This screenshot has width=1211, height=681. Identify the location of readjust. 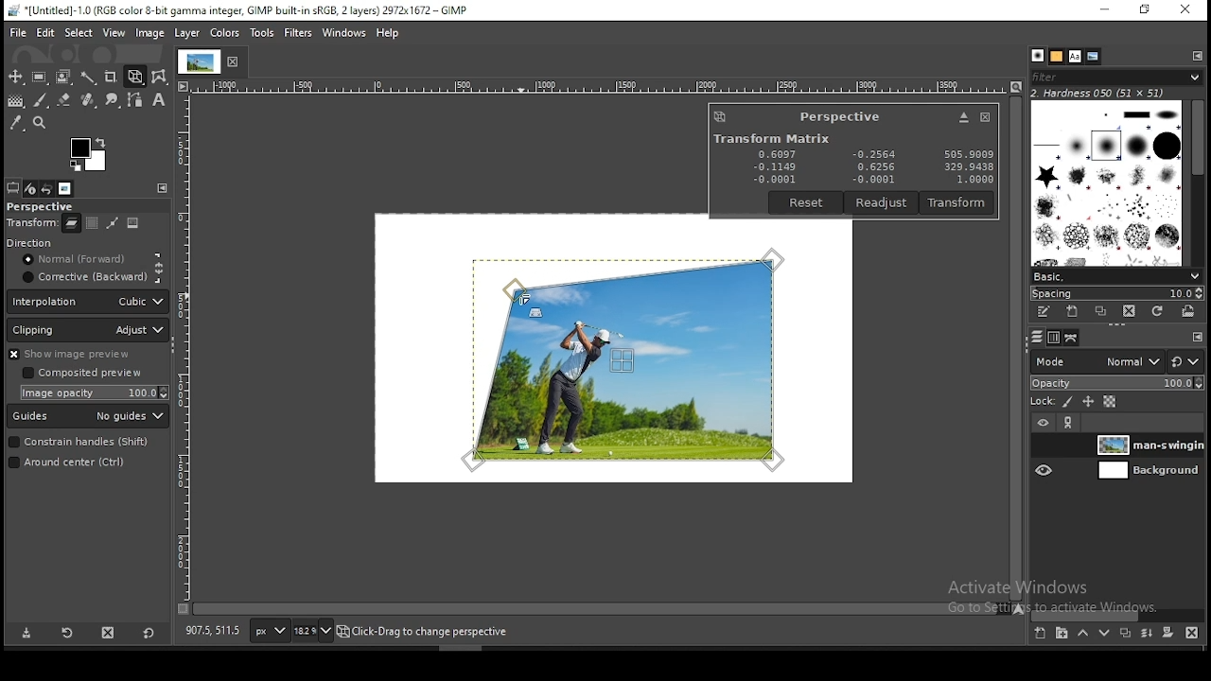
(883, 202).